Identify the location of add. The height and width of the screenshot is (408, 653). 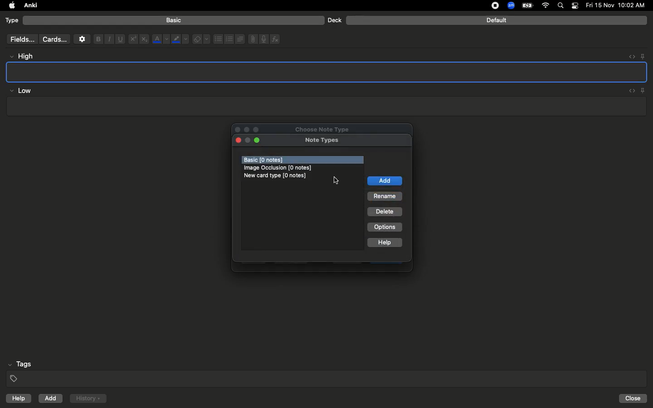
(385, 181).